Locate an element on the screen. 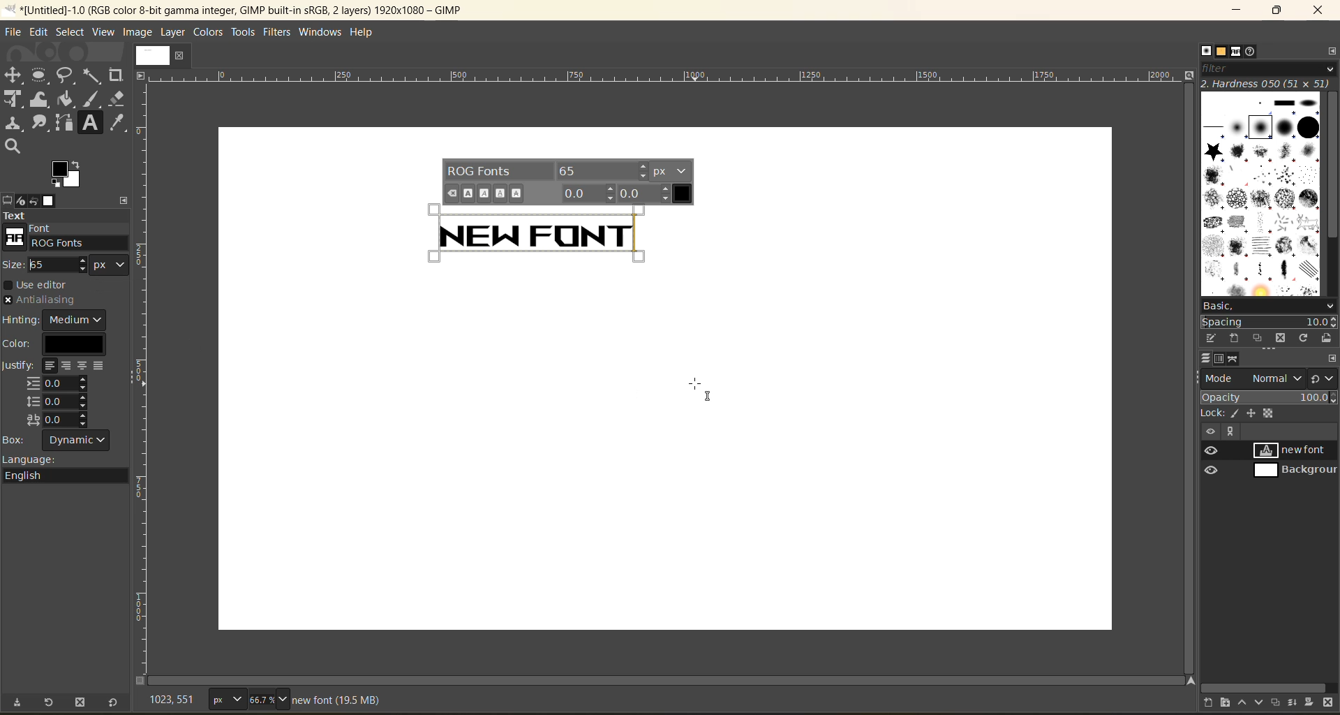 The width and height of the screenshot is (1340, 715). colors is located at coordinates (209, 34).